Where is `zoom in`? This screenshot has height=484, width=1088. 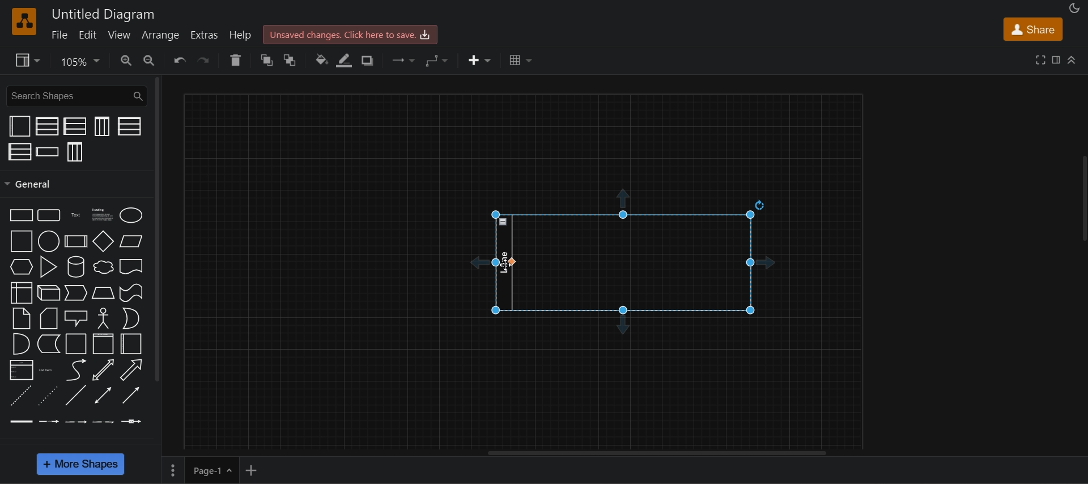
zoom in is located at coordinates (126, 60).